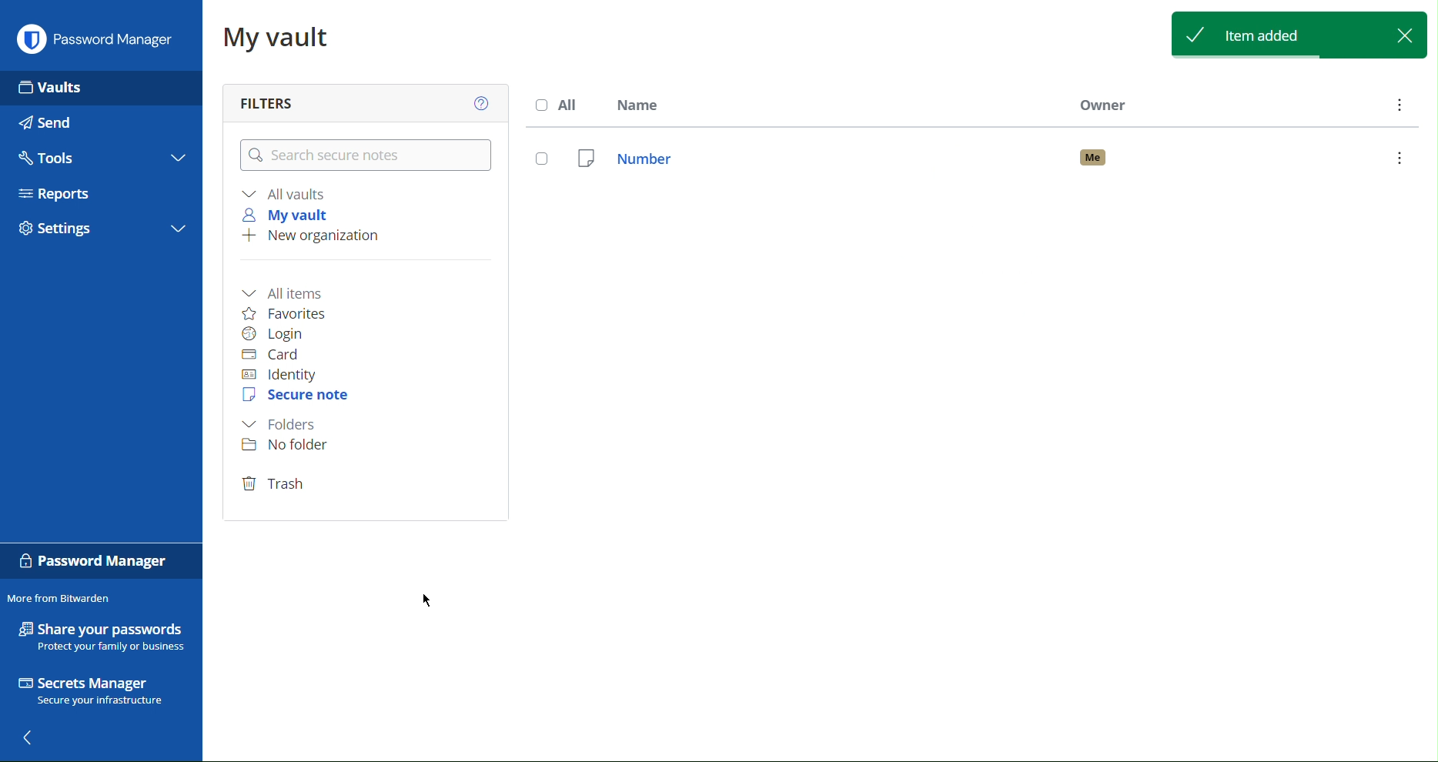 This screenshot has height=762, width=1438. Describe the element at coordinates (550, 109) in the screenshot. I see `All` at that location.